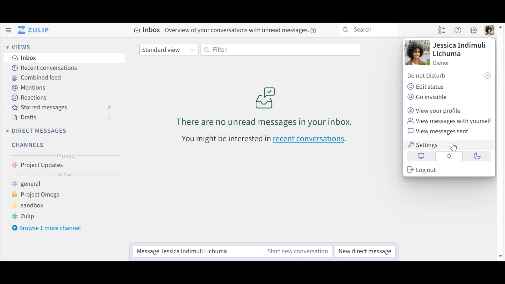  What do you see at coordinates (8, 30) in the screenshot?
I see `Hide left Sidebar` at bounding box center [8, 30].